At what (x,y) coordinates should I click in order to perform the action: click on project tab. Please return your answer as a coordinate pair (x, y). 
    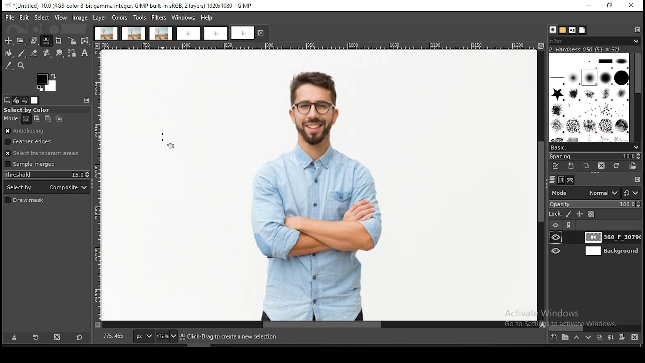
    Looking at the image, I should click on (216, 34).